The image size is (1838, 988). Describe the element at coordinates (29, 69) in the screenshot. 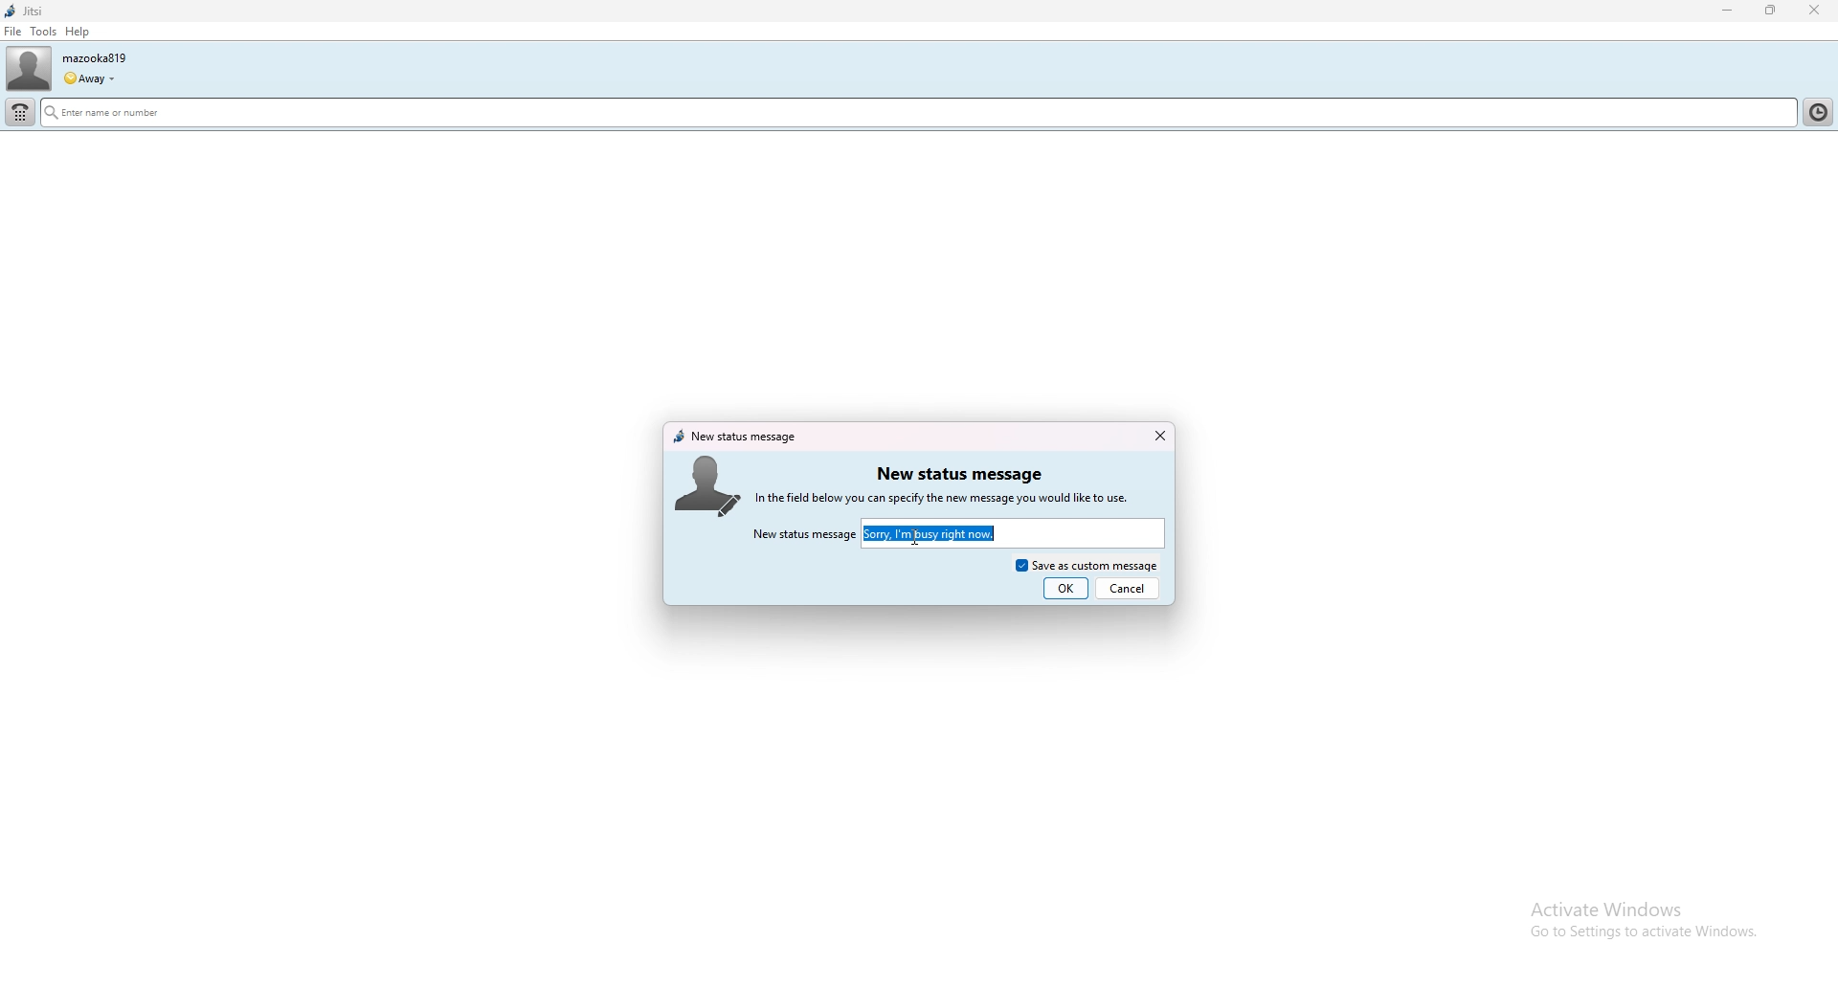

I see `user photo` at that location.